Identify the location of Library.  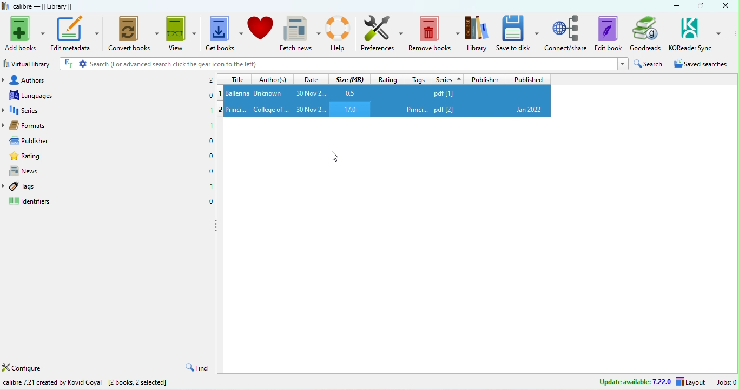
(477, 33).